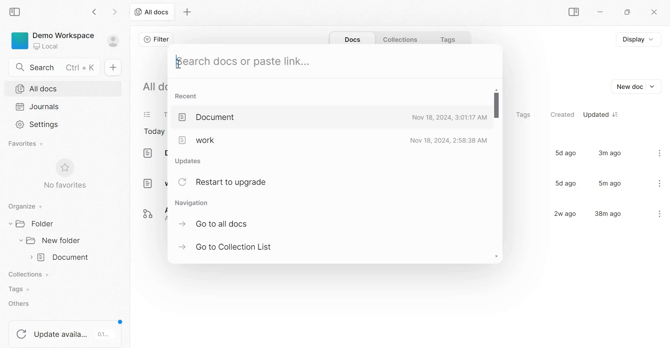 This screenshot has width=670, height=348. I want to click on New folder, so click(50, 240).